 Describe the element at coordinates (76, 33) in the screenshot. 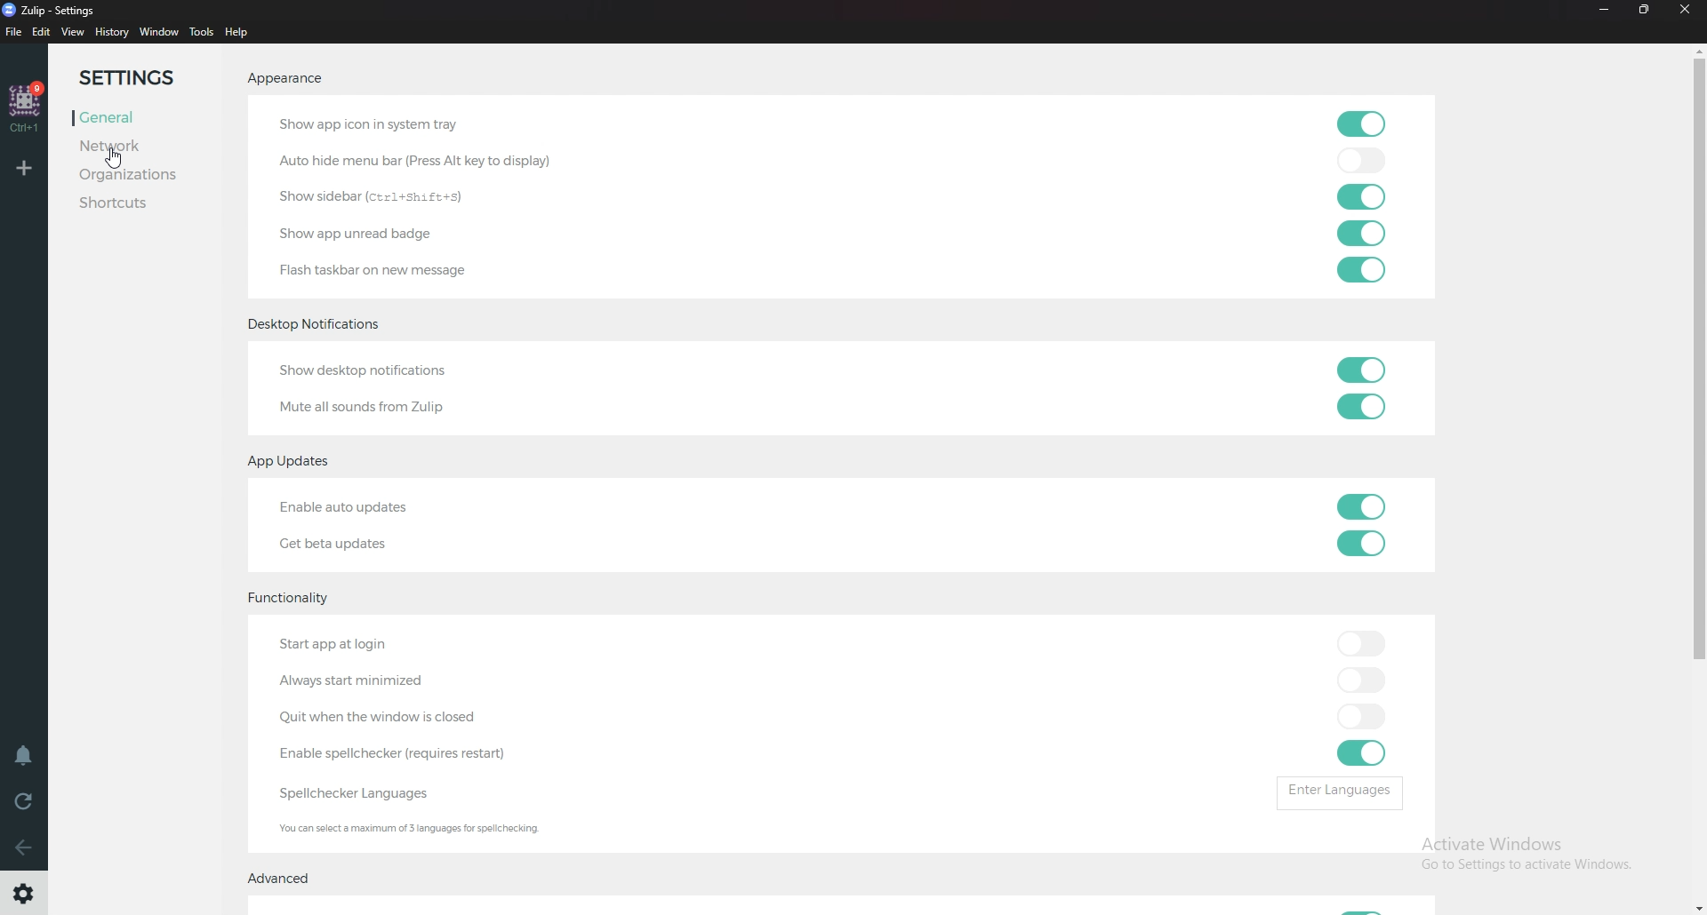

I see `view` at that location.